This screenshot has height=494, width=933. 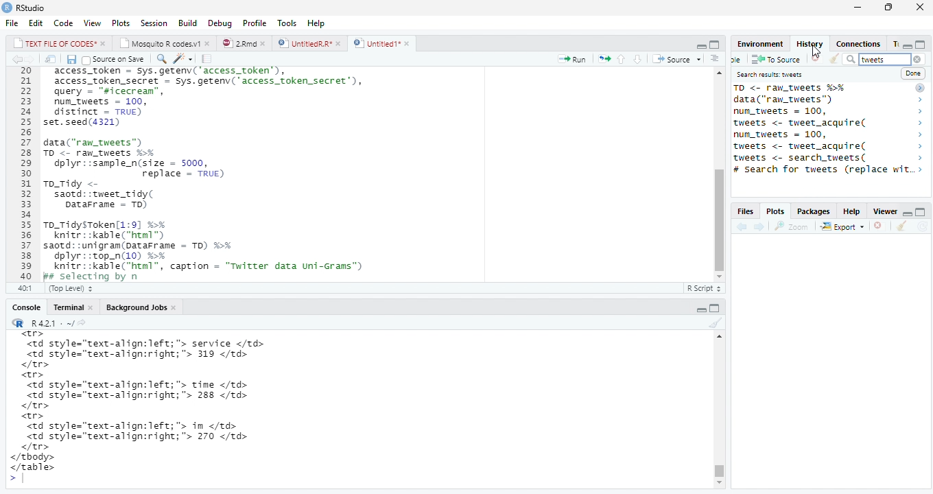 What do you see at coordinates (63, 23) in the screenshot?
I see `Code` at bounding box center [63, 23].